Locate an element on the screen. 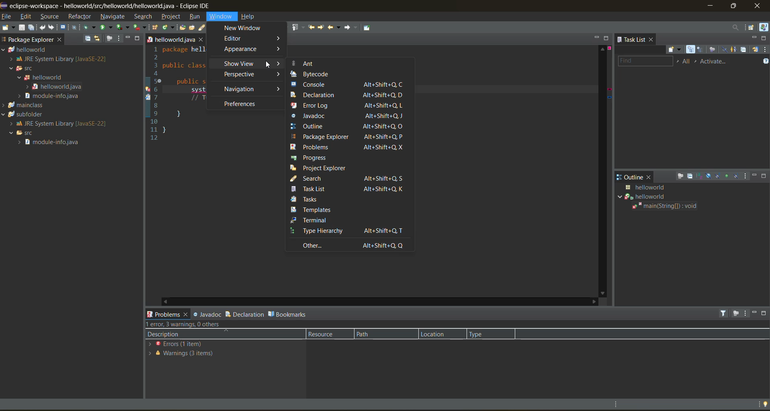 Image resolution: width=770 pixels, height=411 pixels. subfolder is located at coordinates (39, 114).